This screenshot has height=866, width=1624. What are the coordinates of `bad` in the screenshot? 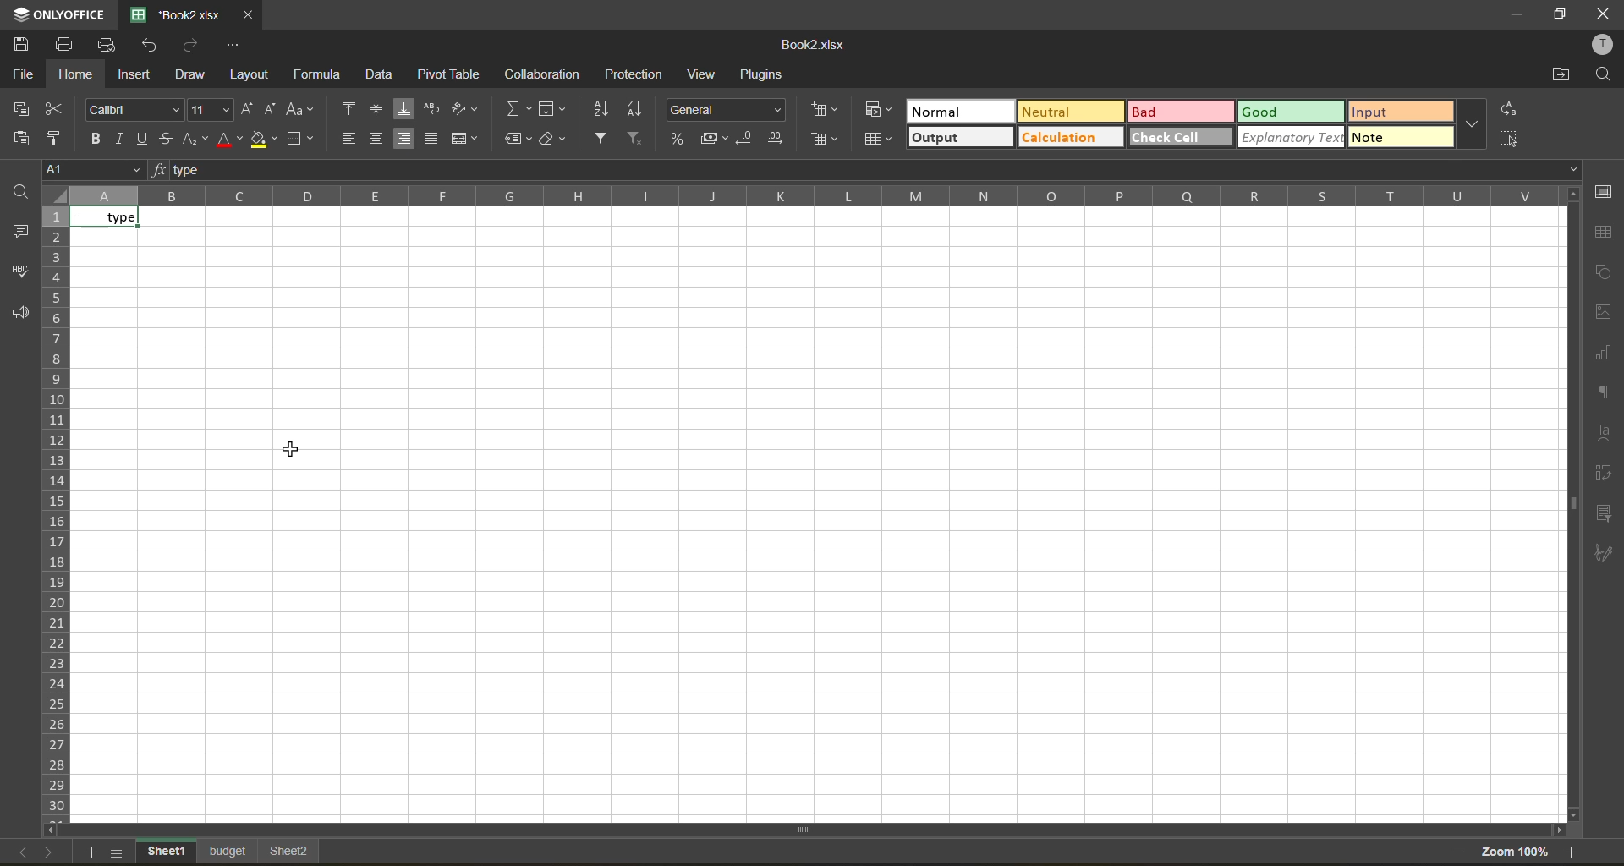 It's located at (1181, 111).